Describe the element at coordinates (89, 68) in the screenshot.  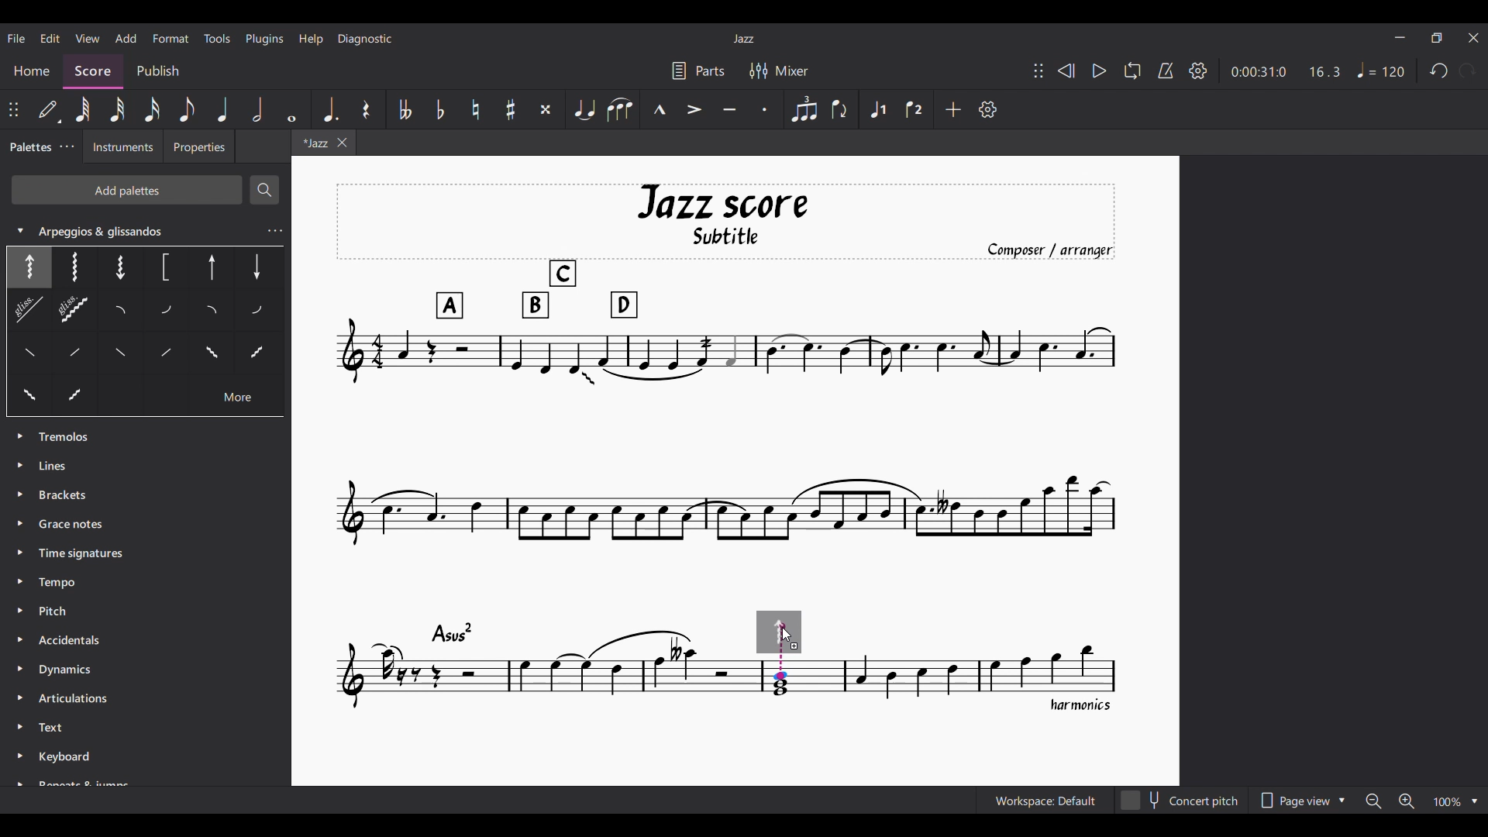
I see `Score, current section highlighted` at that location.